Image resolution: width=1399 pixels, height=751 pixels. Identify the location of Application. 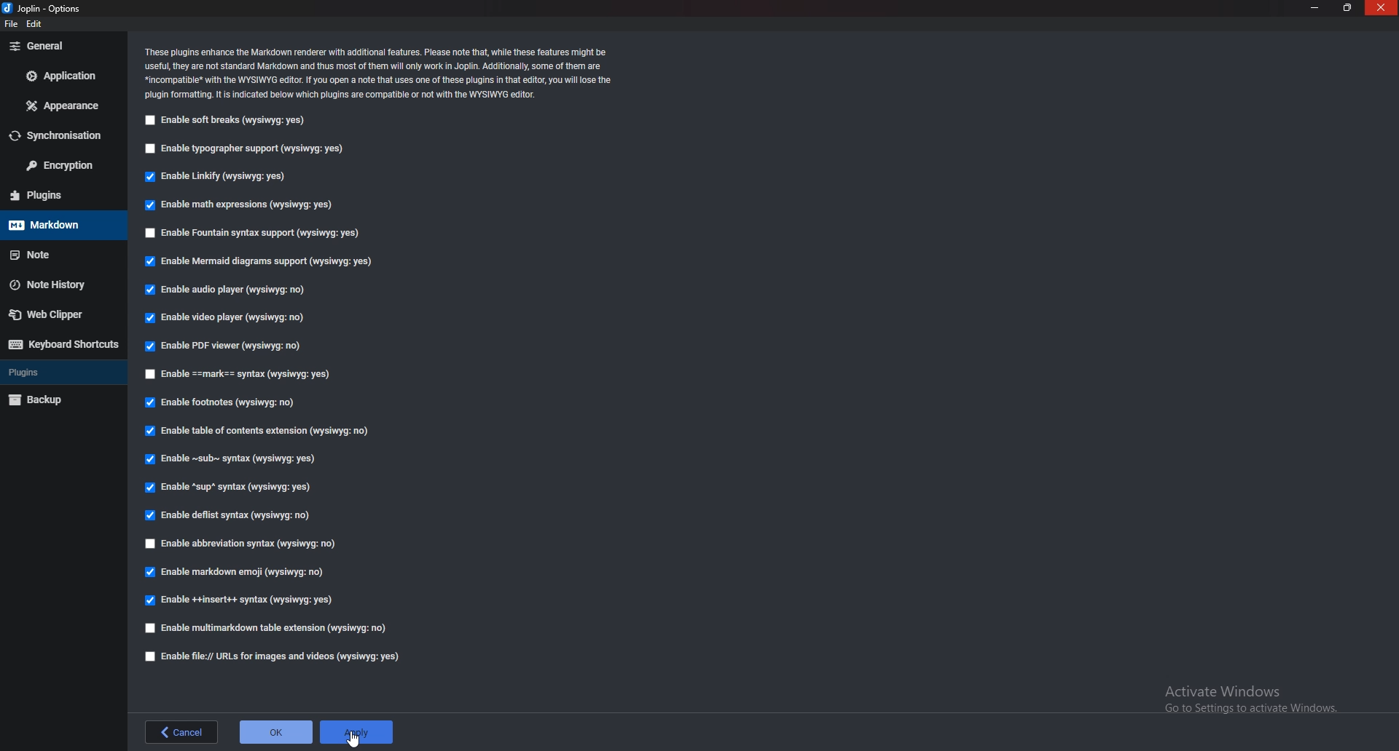
(60, 77).